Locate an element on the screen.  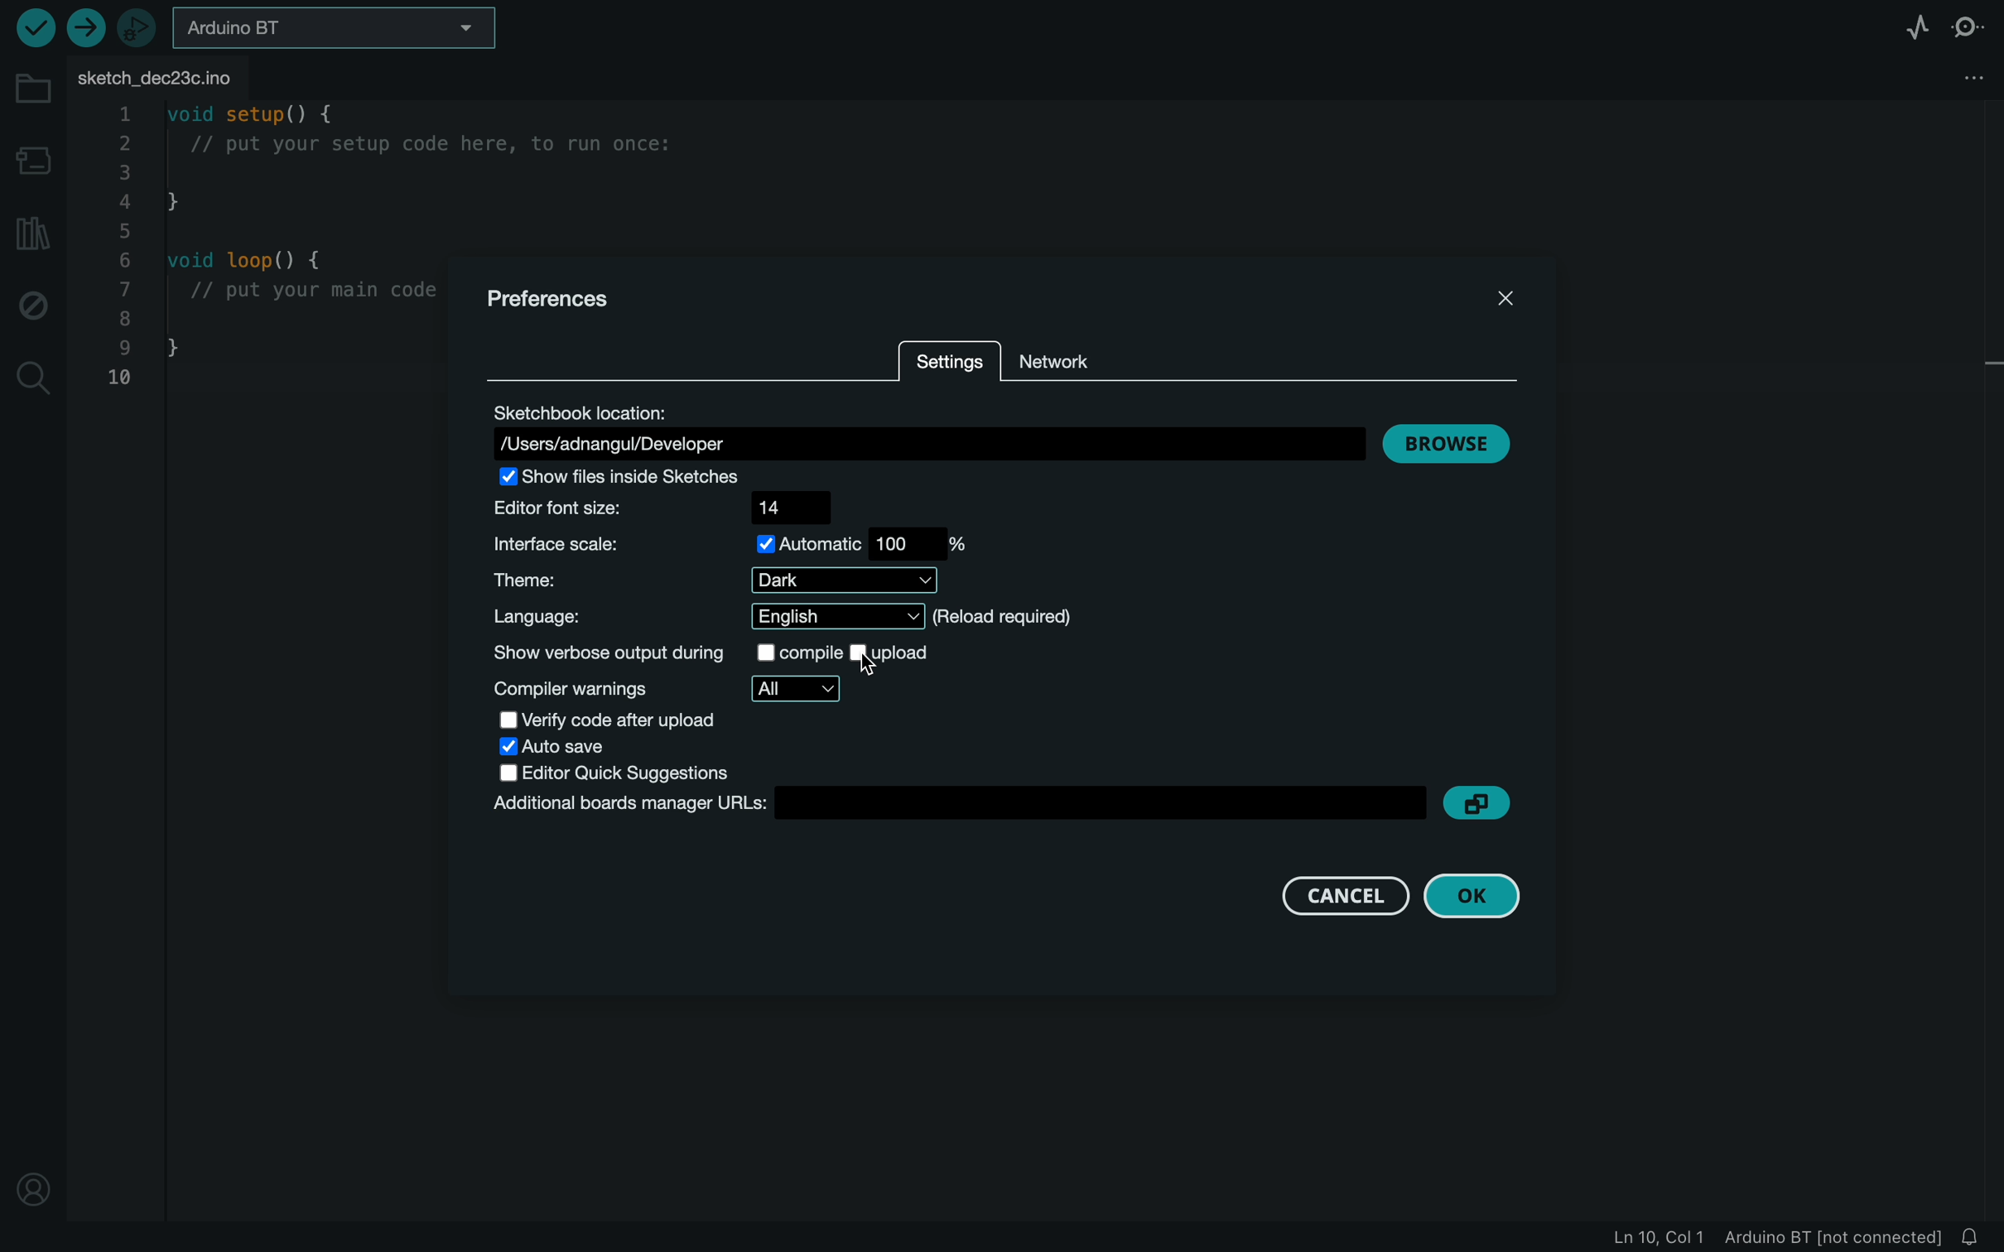
settings is located at coordinates (954, 363).